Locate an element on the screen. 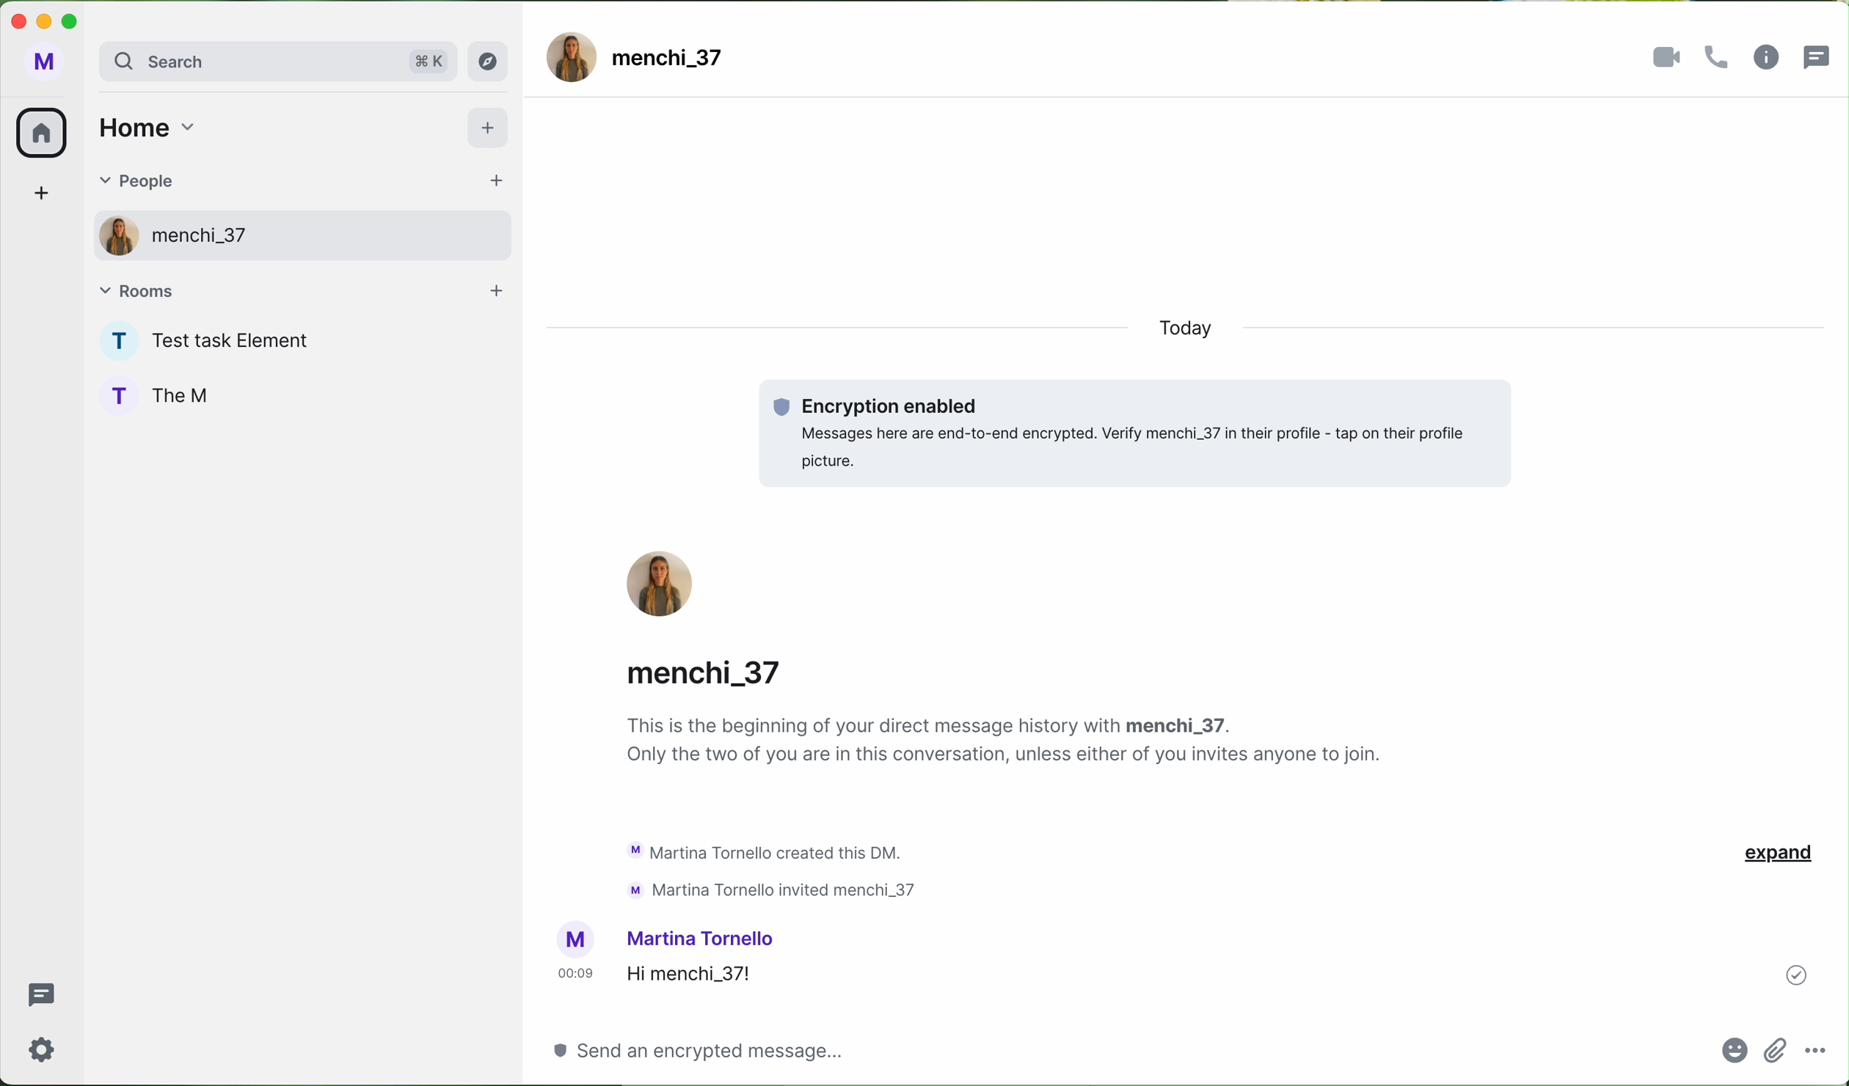 This screenshot has height=1086, width=1849. add is located at coordinates (491, 131).